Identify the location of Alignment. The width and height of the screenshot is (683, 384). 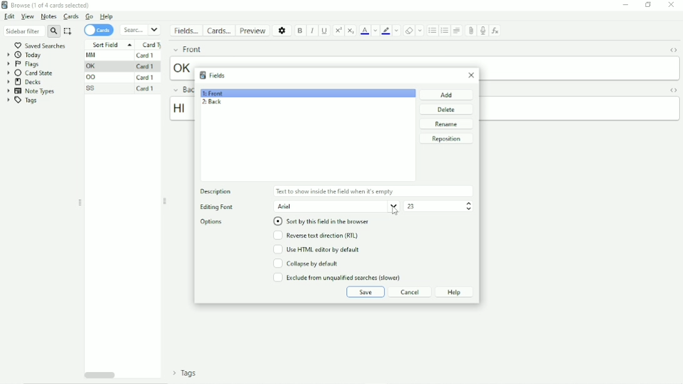
(457, 31).